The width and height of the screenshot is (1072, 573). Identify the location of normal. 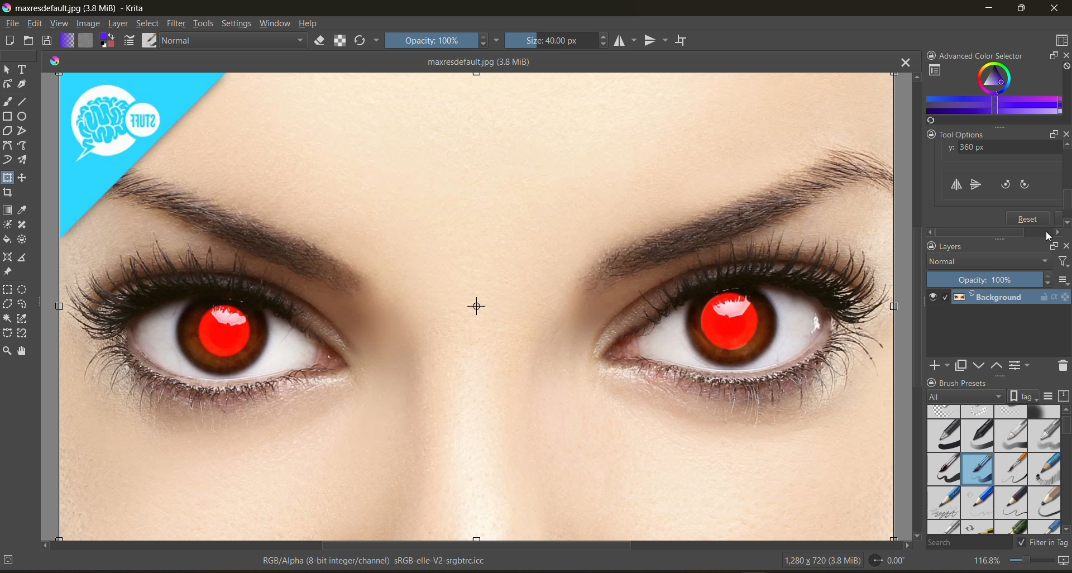
(237, 41).